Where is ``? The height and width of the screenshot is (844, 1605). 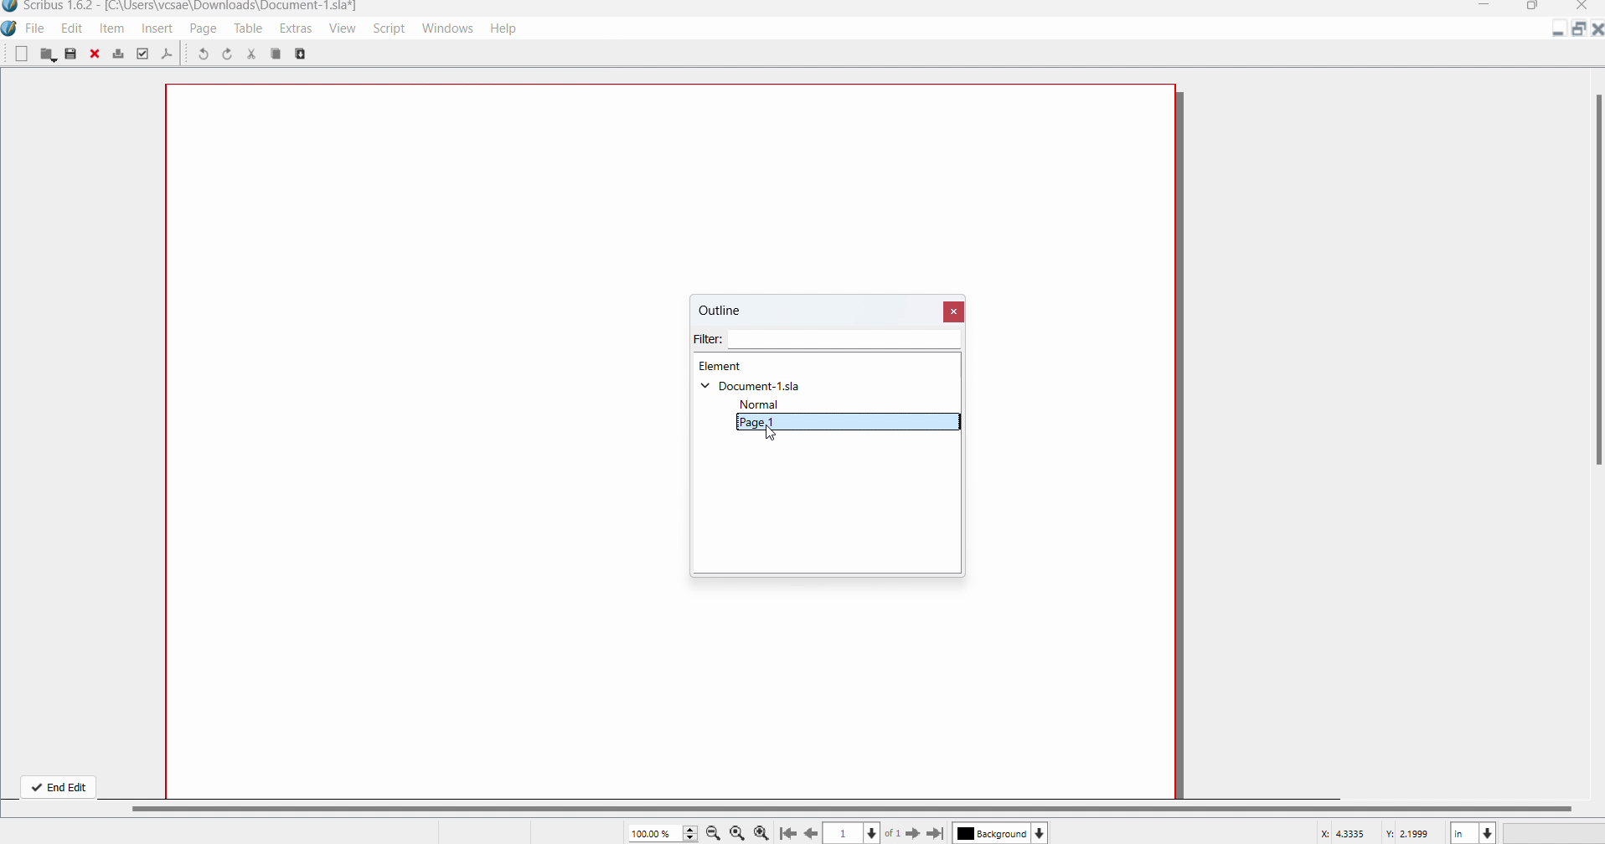  is located at coordinates (214, 54).